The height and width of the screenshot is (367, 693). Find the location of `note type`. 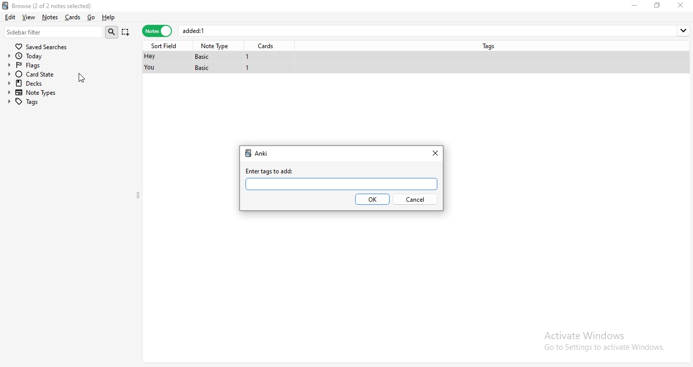

note type is located at coordinates (216, 46).